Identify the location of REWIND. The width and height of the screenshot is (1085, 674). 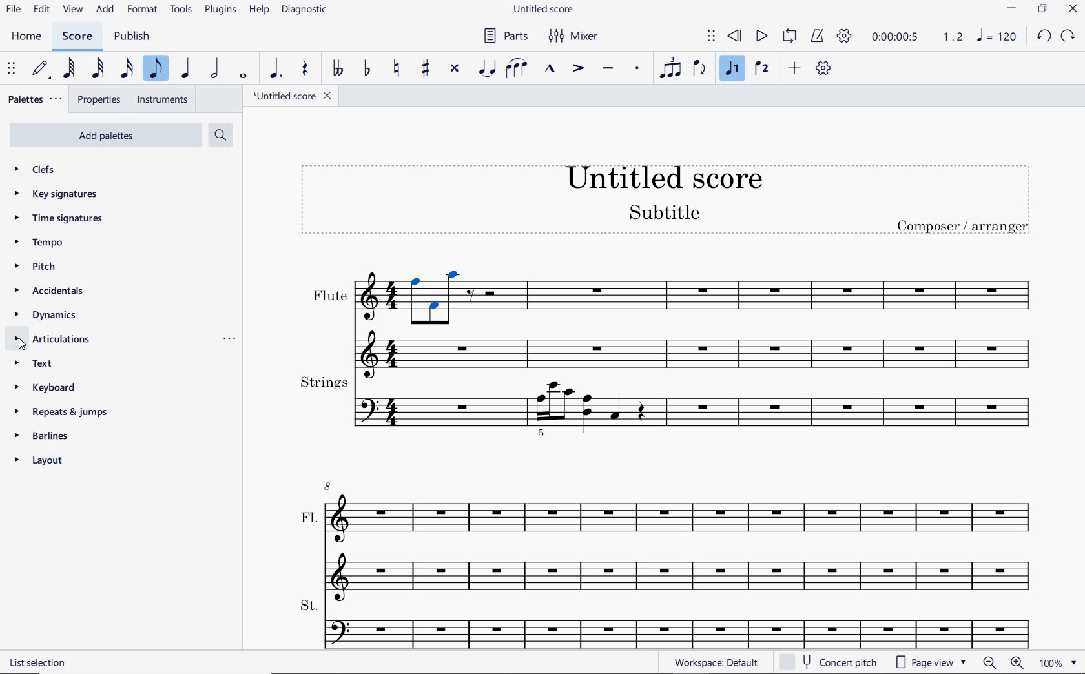
(732, 36).